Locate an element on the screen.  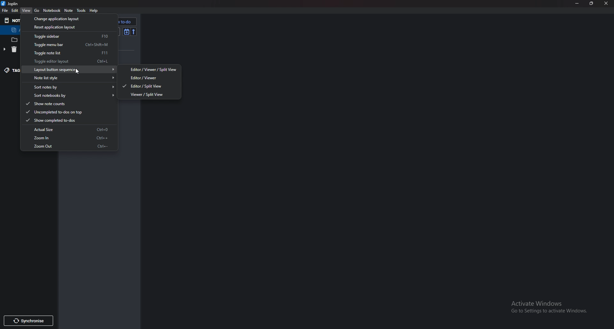
editor/ viewer /Splitview is located at coordinates (150, 69).